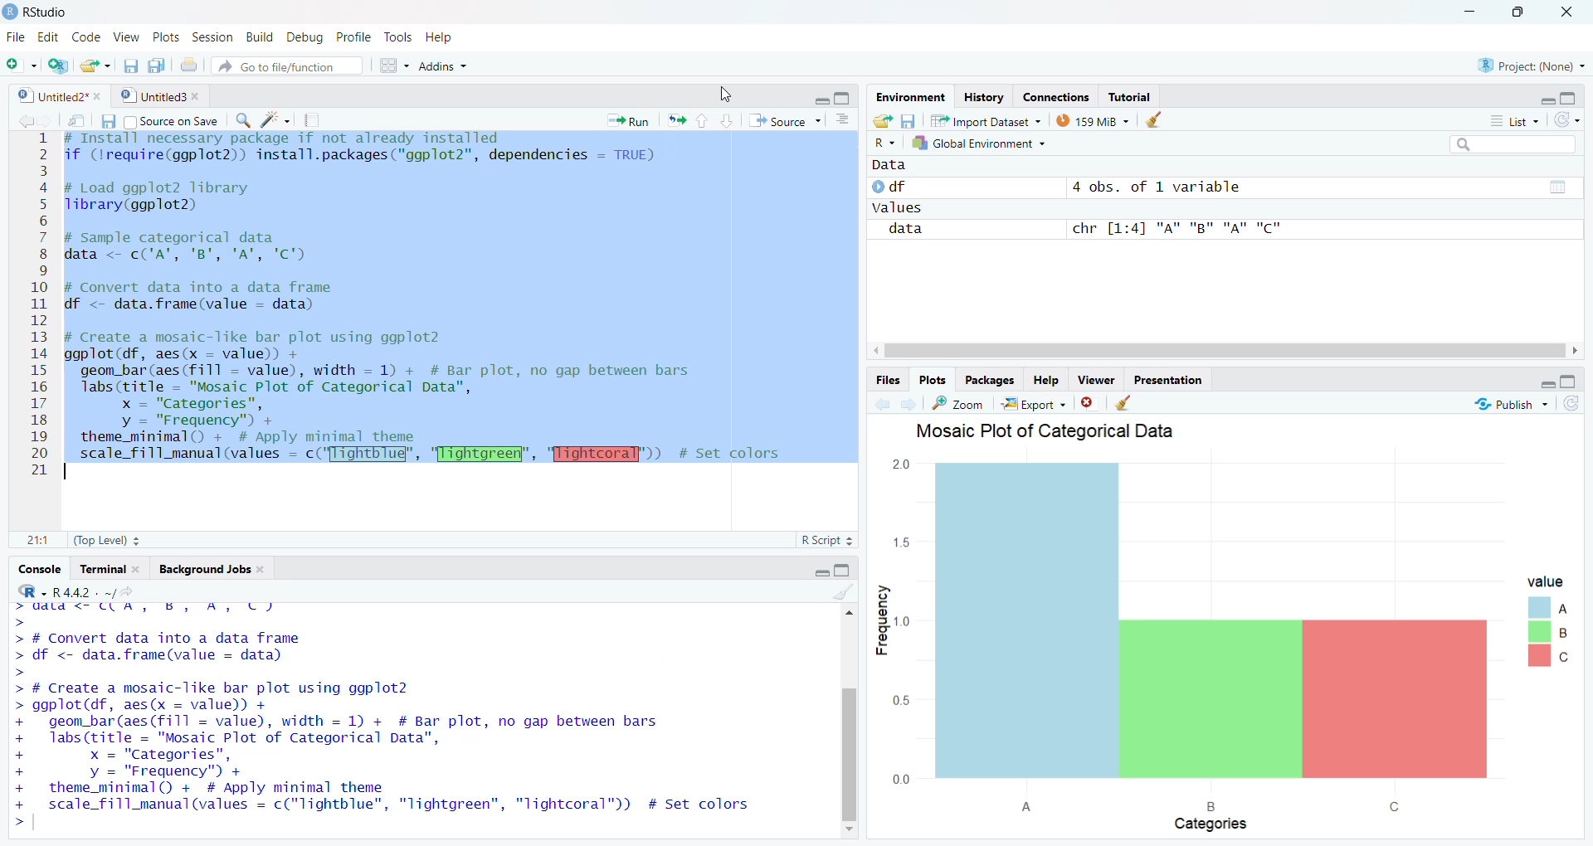  Describe the element at coordinates (107, 539) in the screenshot. I see `Top Level` at that location.